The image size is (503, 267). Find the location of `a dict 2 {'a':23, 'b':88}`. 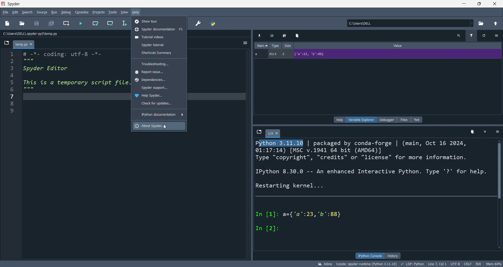

a dict 2 {'a':23, 'b':88} is located at coordinates (378, 54).